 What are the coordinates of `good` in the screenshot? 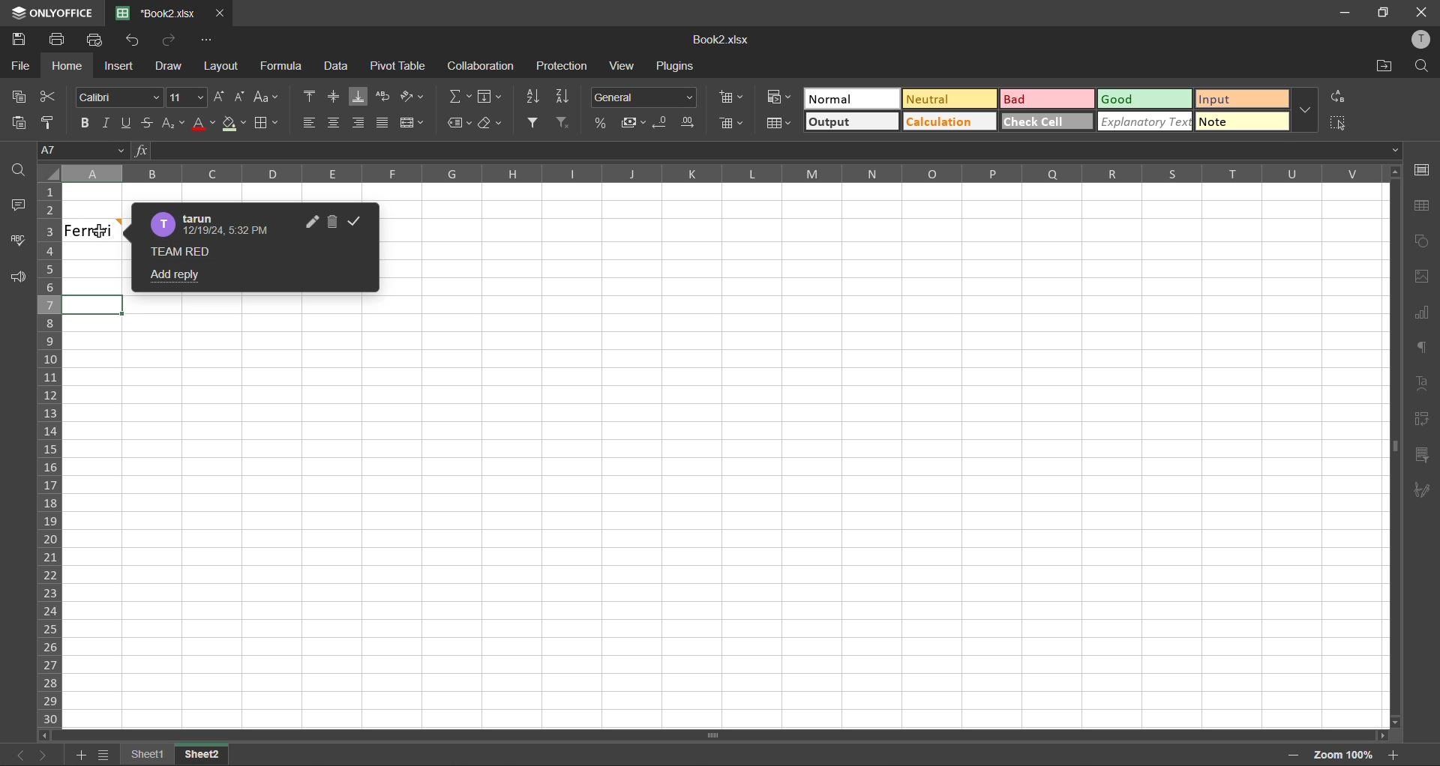 It's located at (1143, 100).